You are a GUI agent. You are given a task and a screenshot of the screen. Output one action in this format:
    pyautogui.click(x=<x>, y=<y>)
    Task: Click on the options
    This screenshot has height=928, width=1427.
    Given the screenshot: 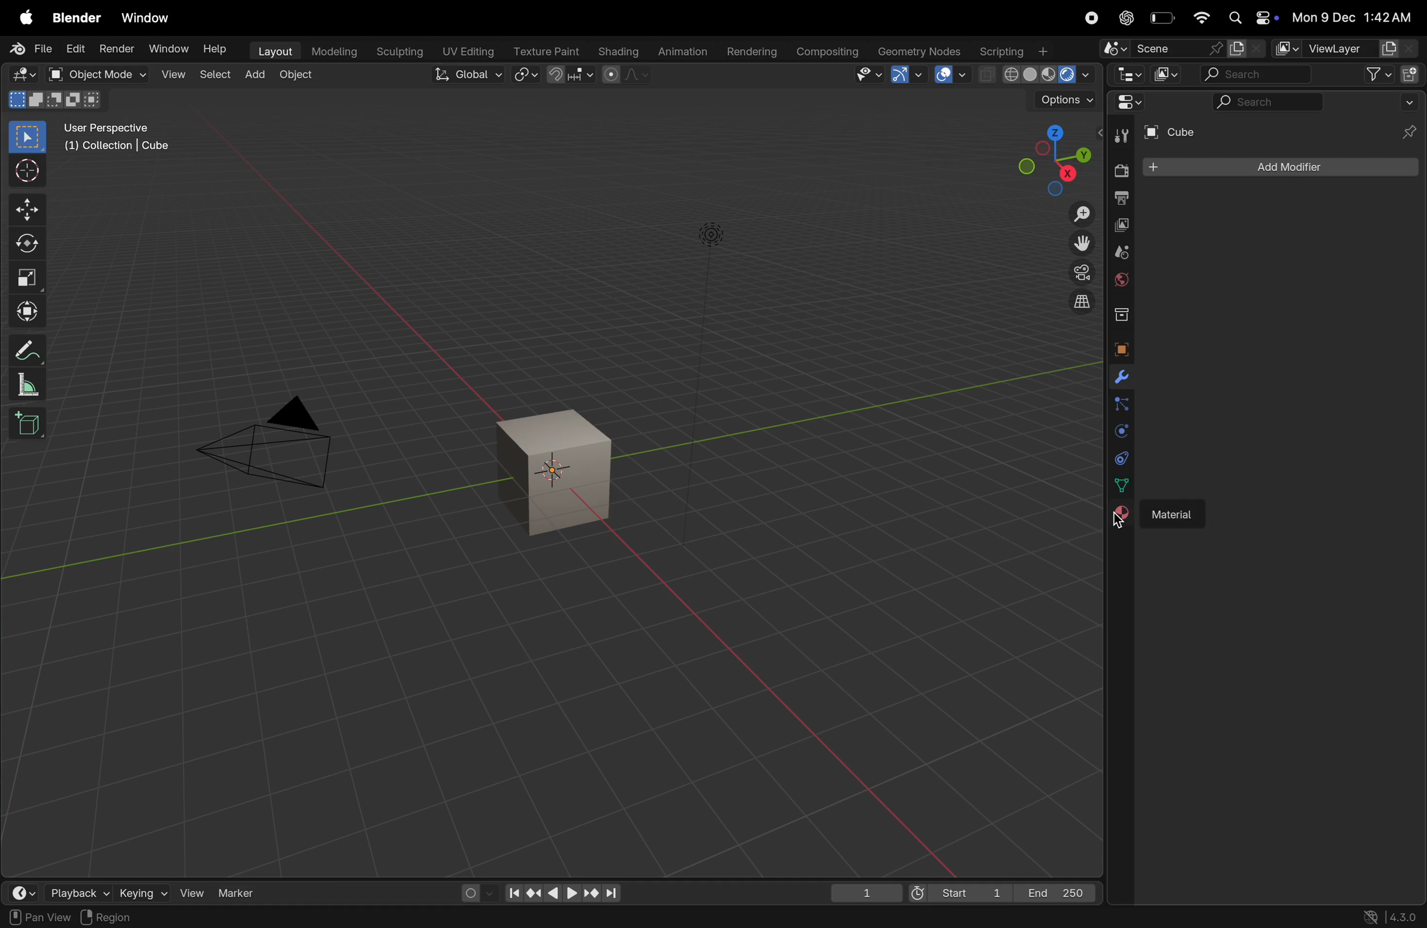 What is the action you would take?
    pyautogui.click(x=1064, y=101)
    